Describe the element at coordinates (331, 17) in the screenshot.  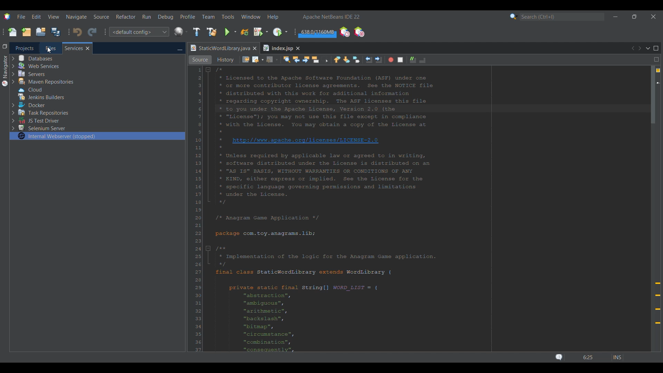
I see `Software name and version` at that location.